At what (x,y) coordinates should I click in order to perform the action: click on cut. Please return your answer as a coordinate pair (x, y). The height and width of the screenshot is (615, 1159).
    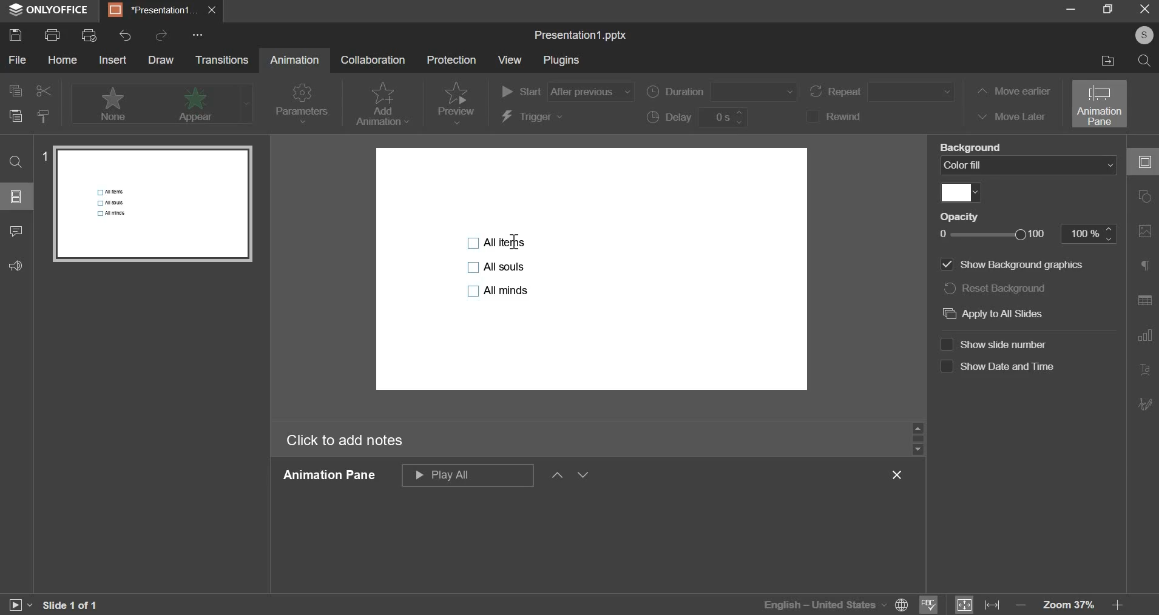
    Looking at the image, I should click on (41, 90).